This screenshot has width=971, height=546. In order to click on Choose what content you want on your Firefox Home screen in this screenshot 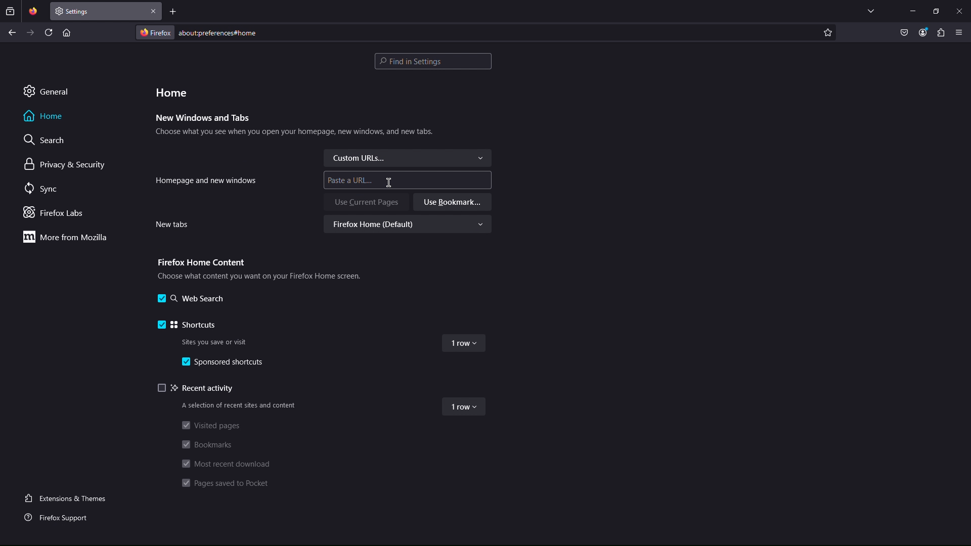, I will do `click(256, 276)`.